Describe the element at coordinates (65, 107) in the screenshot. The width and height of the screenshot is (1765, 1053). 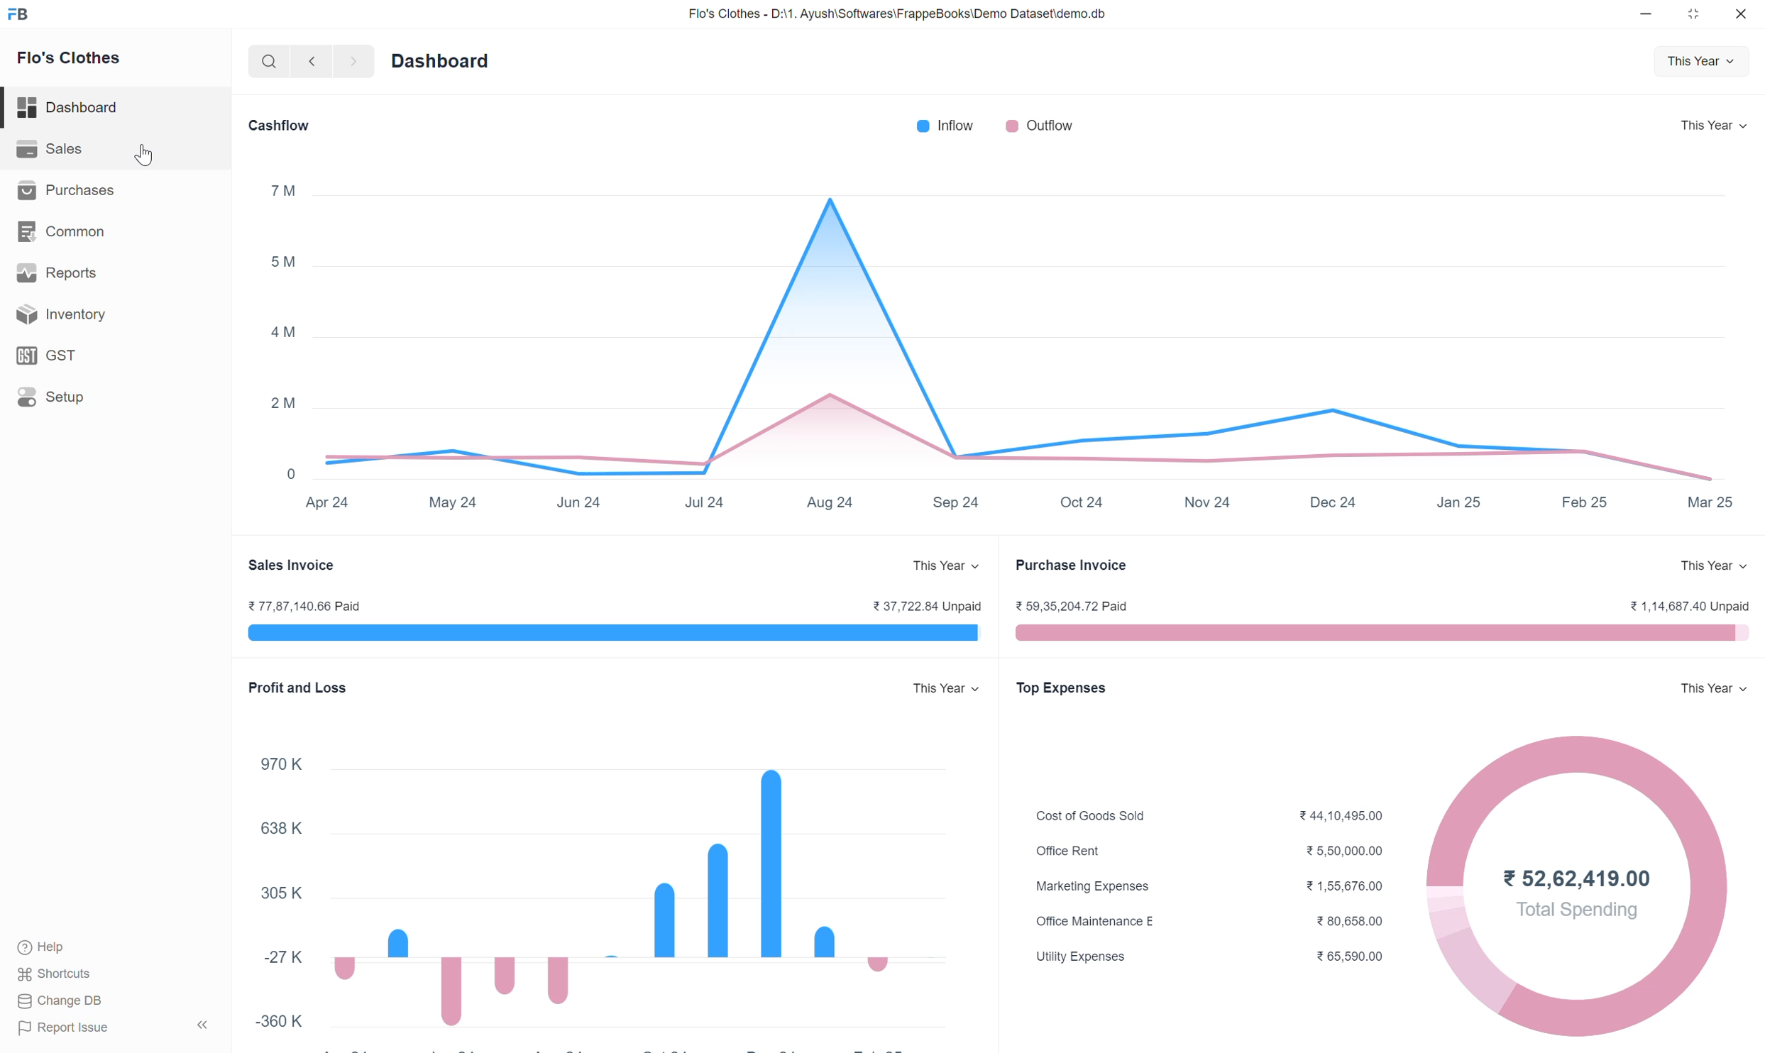
I see `Dashboard` at that location.